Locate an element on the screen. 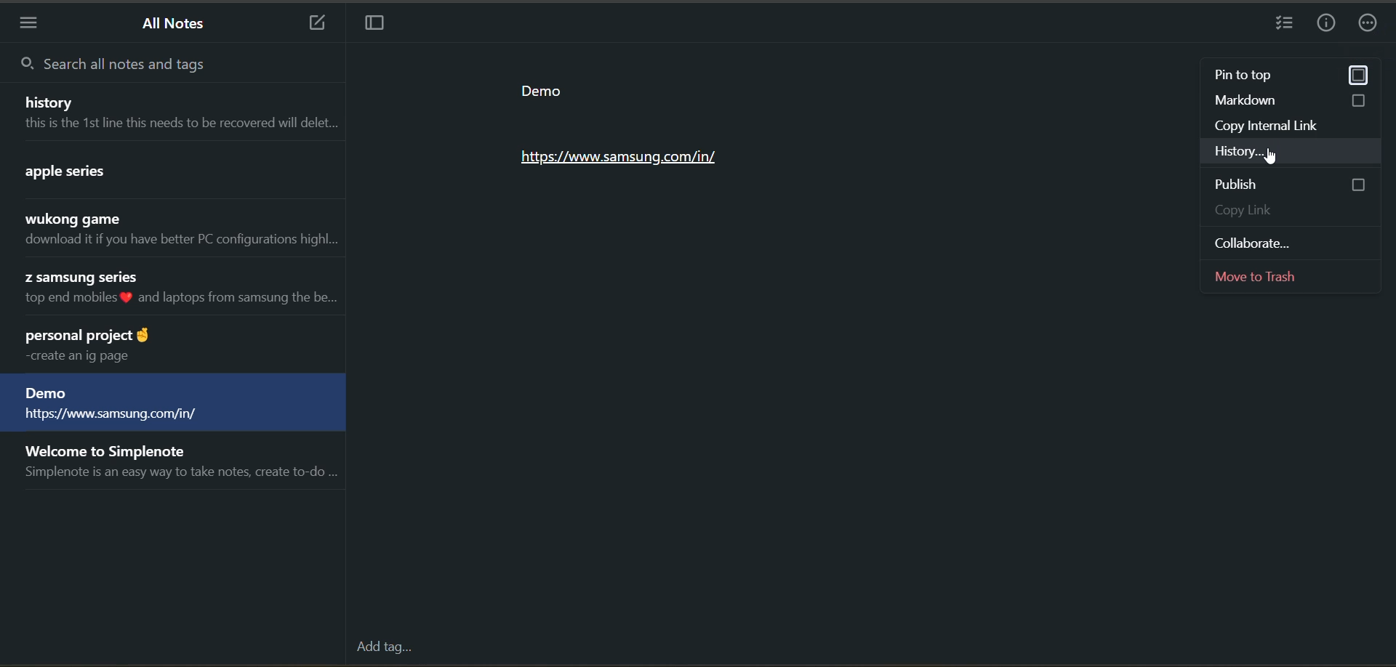 This screenshot has height=667, width=1396. copy link is located at coordinates (1298, 211).